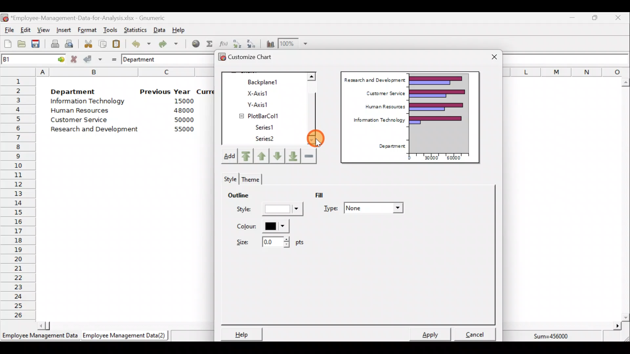  What do you see at coordinates (293, 155) in the screenshot?
I see `Move downward` at bounding box center [293, 155].